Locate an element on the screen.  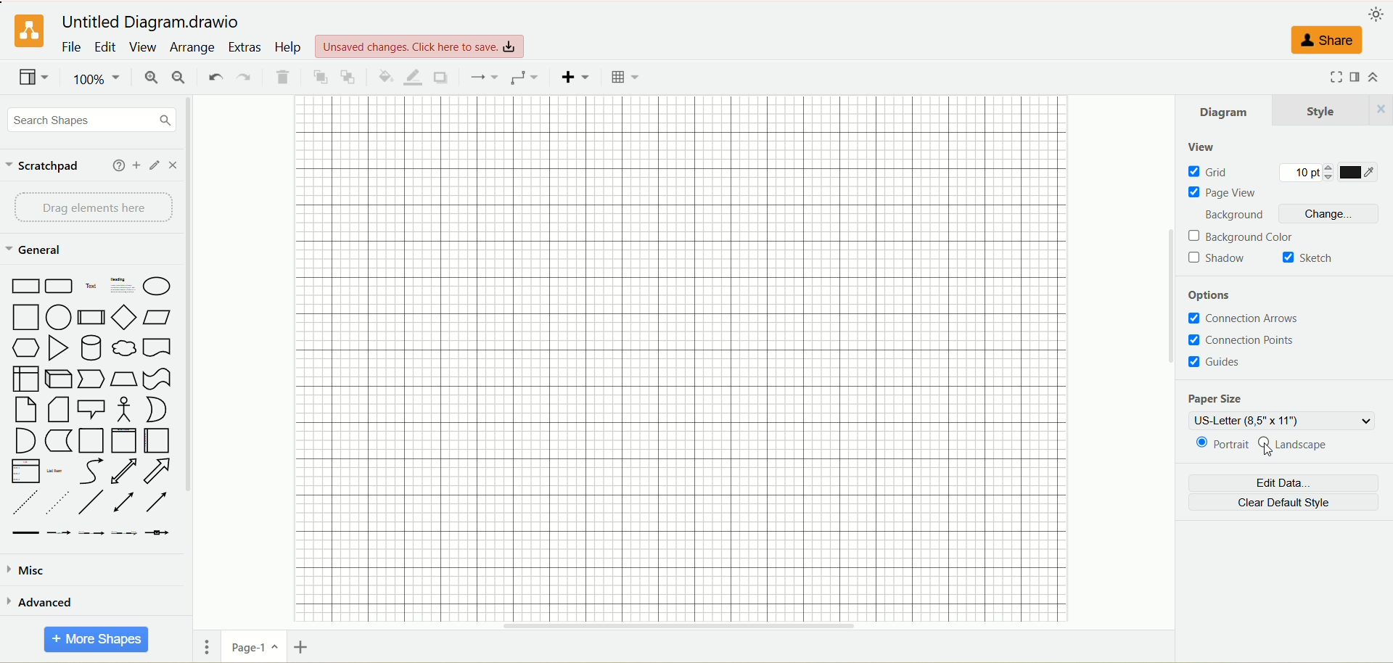
to front is located at coordinates (319, 77).